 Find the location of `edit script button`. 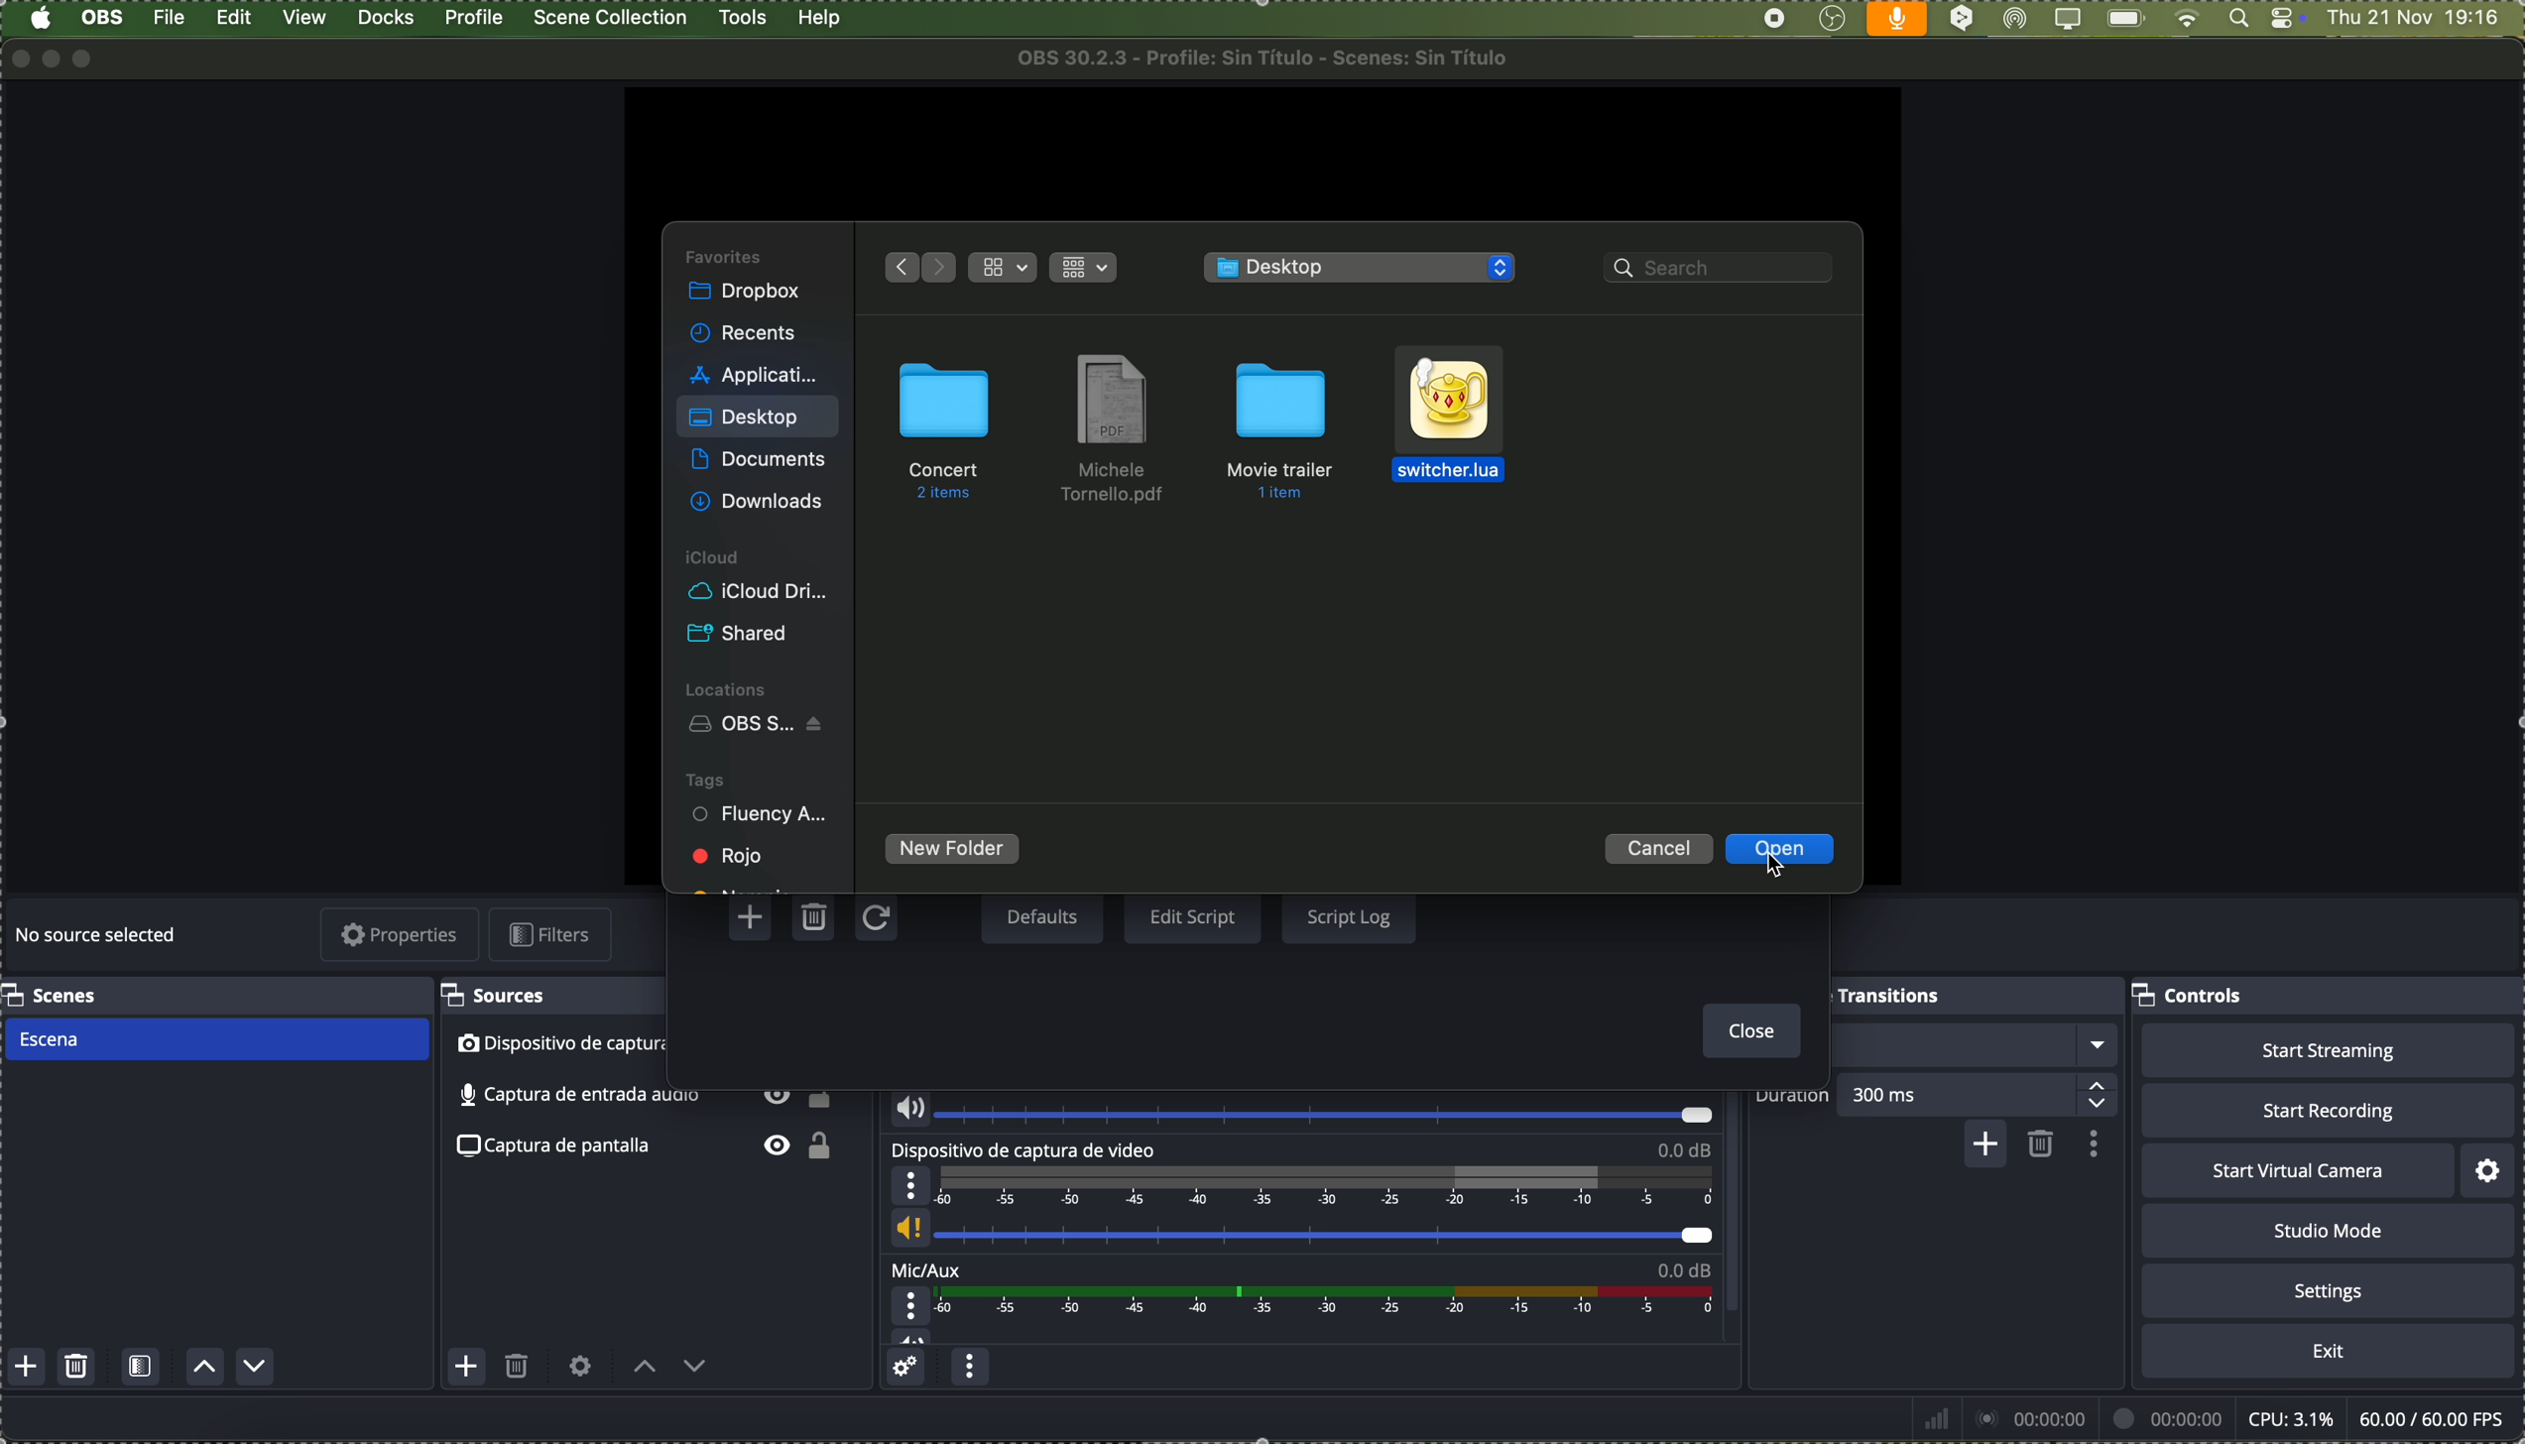

edit script button is located at coordinates (1193, 918).